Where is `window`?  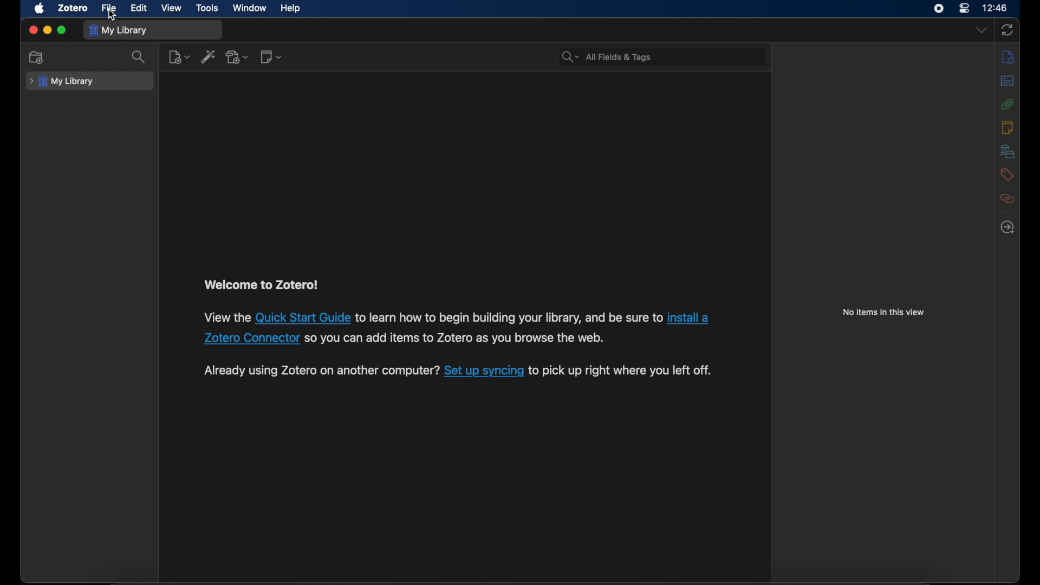 window is located at coordinates (249, 8).